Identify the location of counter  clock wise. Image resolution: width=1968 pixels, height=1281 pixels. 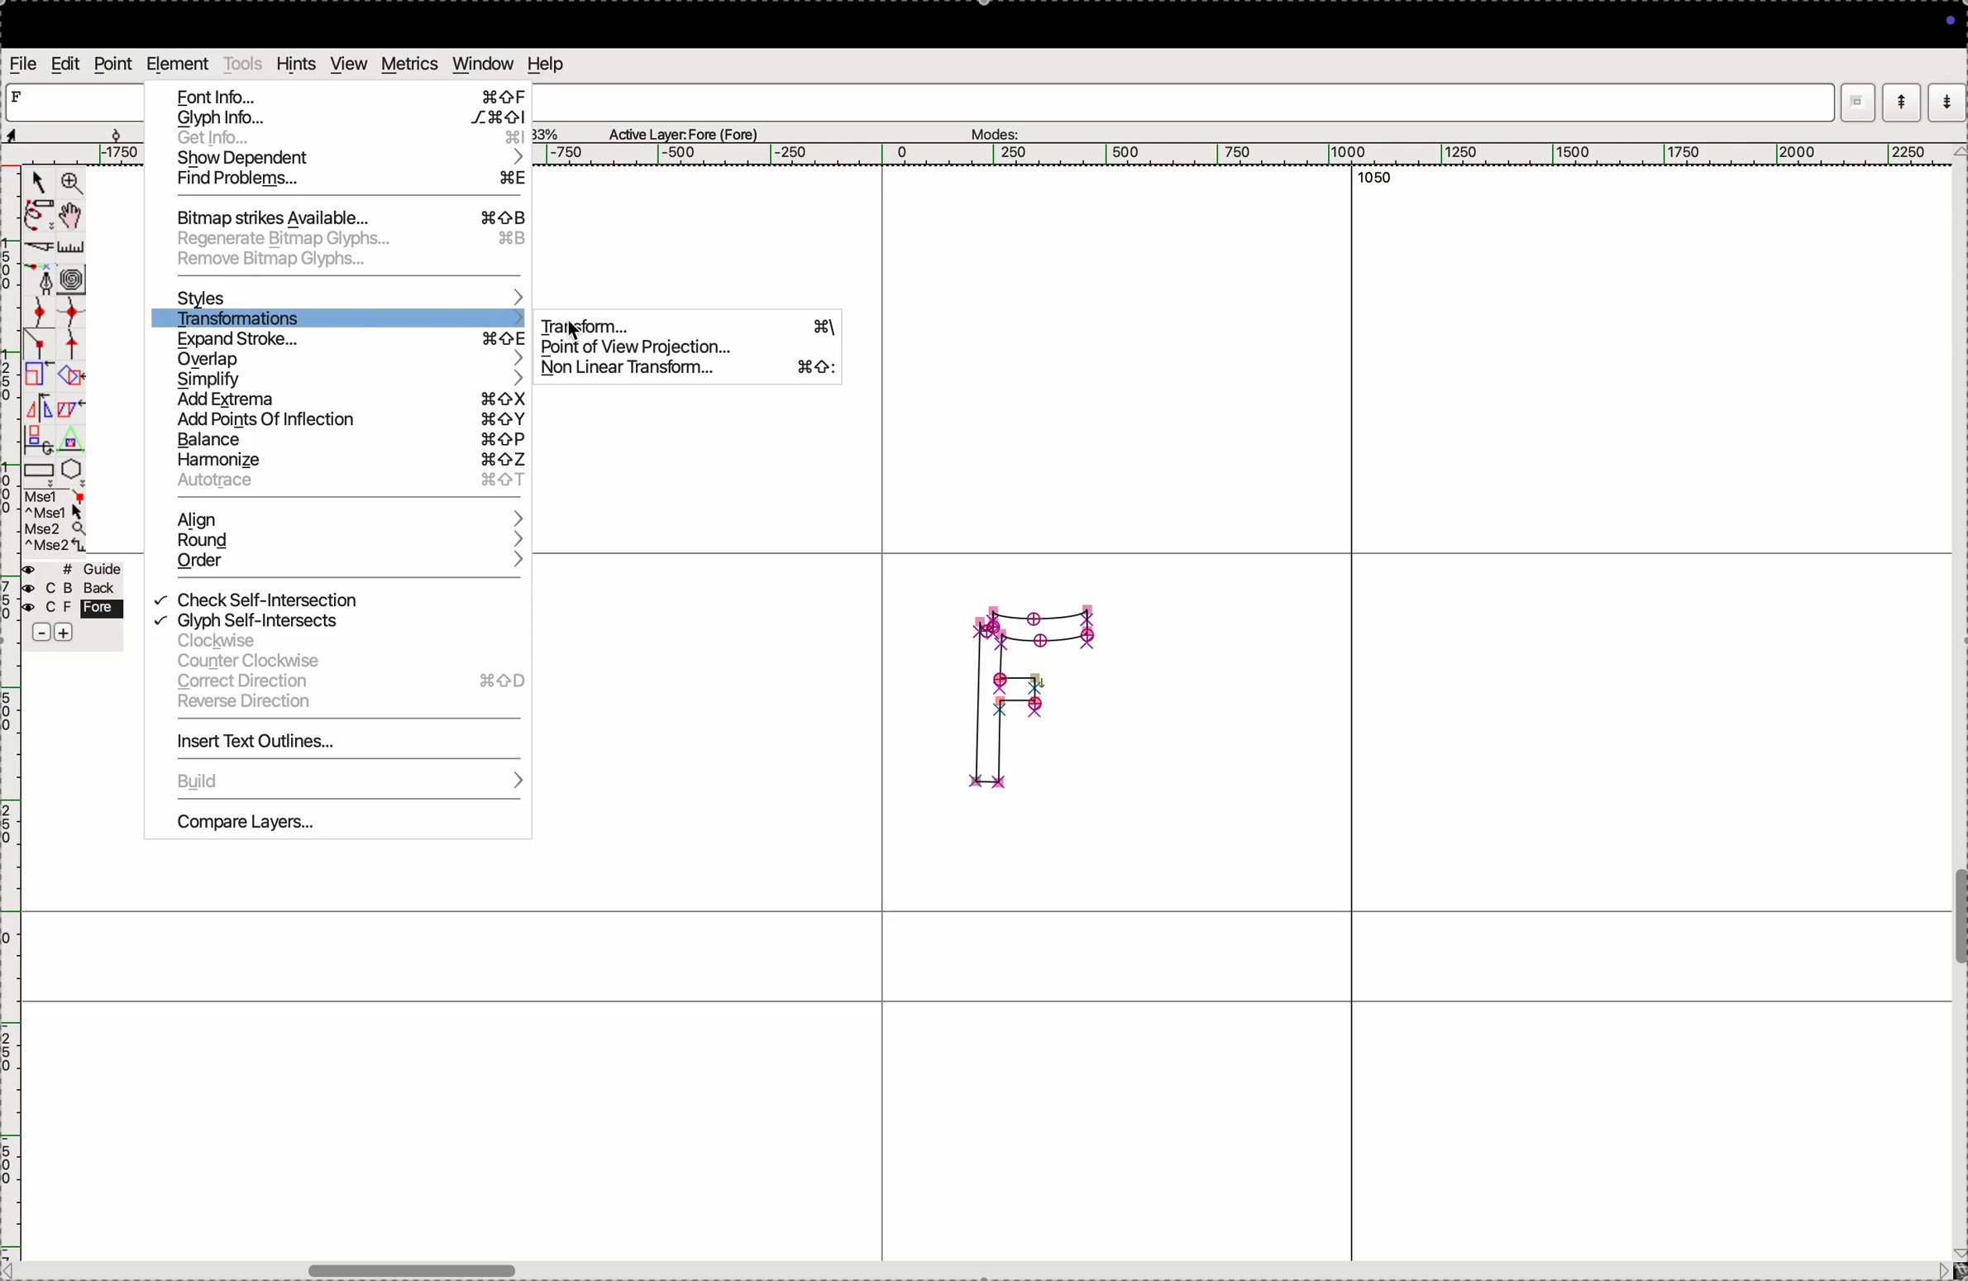
(344, 663).